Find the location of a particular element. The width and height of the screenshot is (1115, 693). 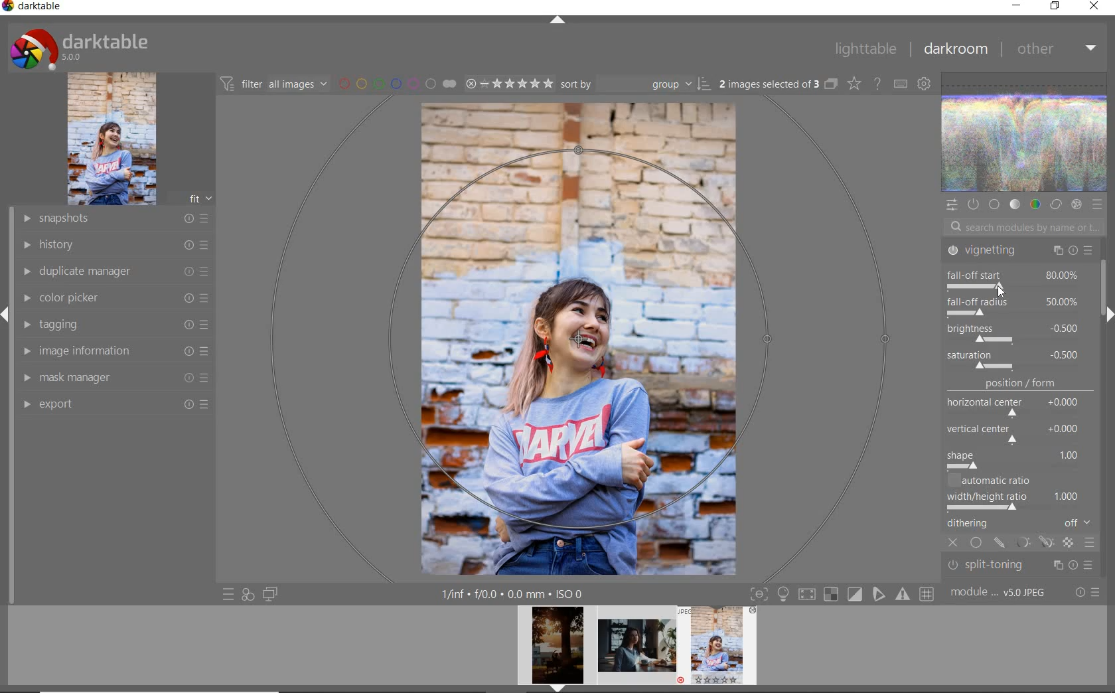

search modules is located at coordinates (1021, 229).